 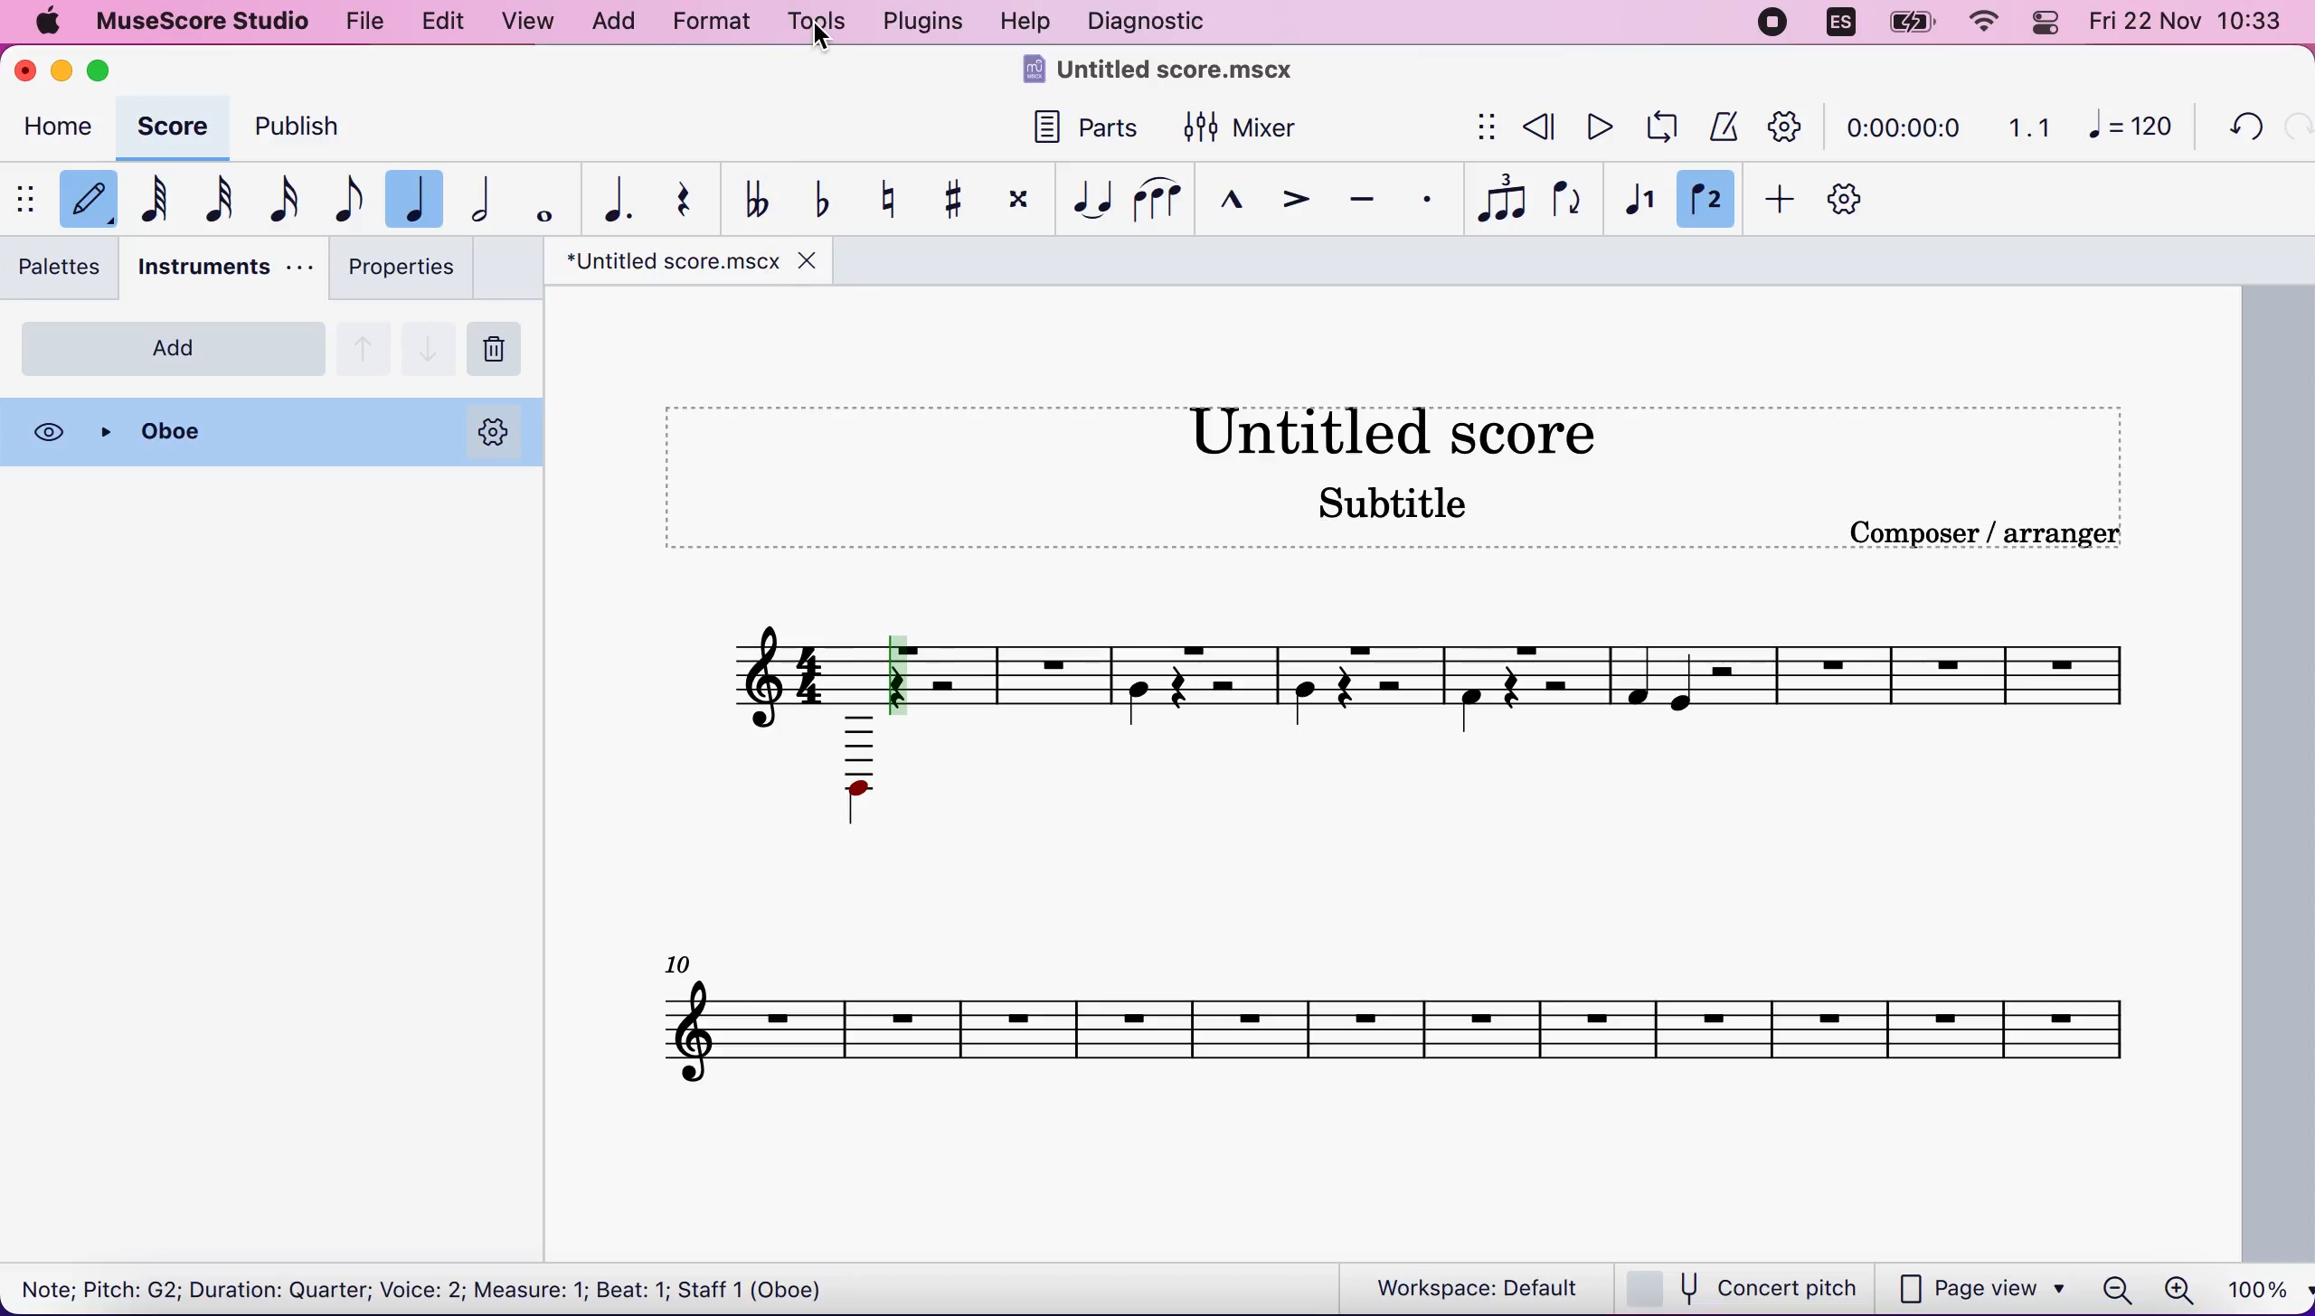 I want to click on playback loop, so click(x=1657, y=130).